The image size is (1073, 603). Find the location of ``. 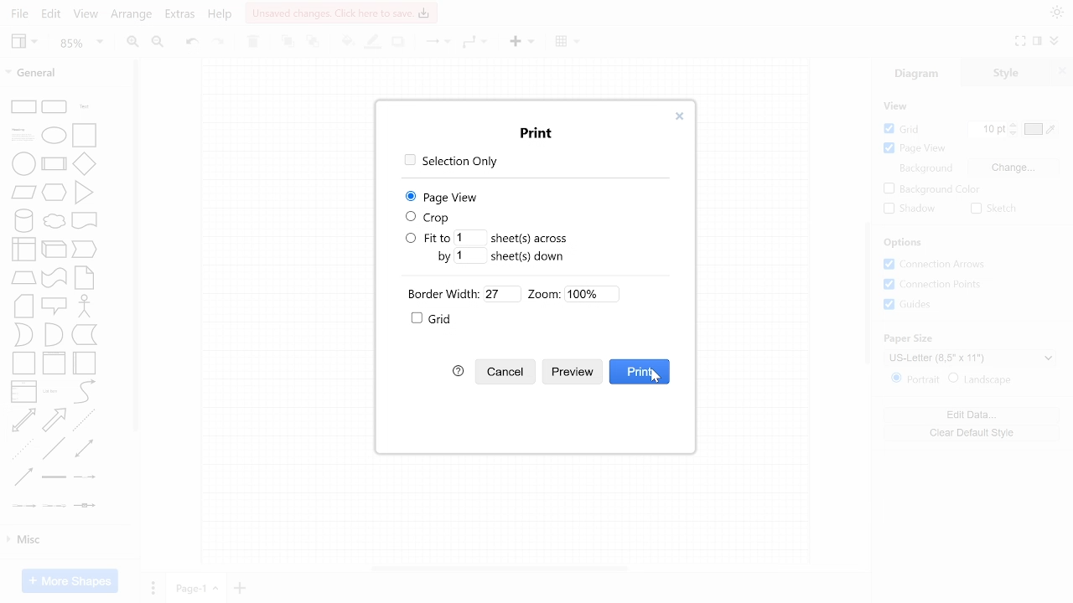

 is located at coordinates (475, 43).